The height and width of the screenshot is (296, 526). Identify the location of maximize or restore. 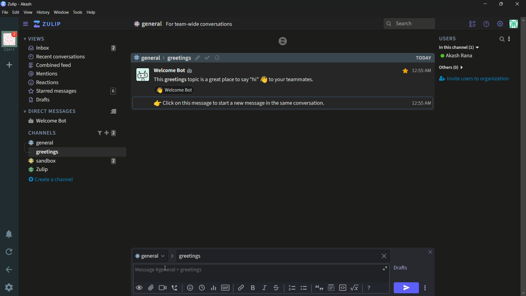
(502, 4).